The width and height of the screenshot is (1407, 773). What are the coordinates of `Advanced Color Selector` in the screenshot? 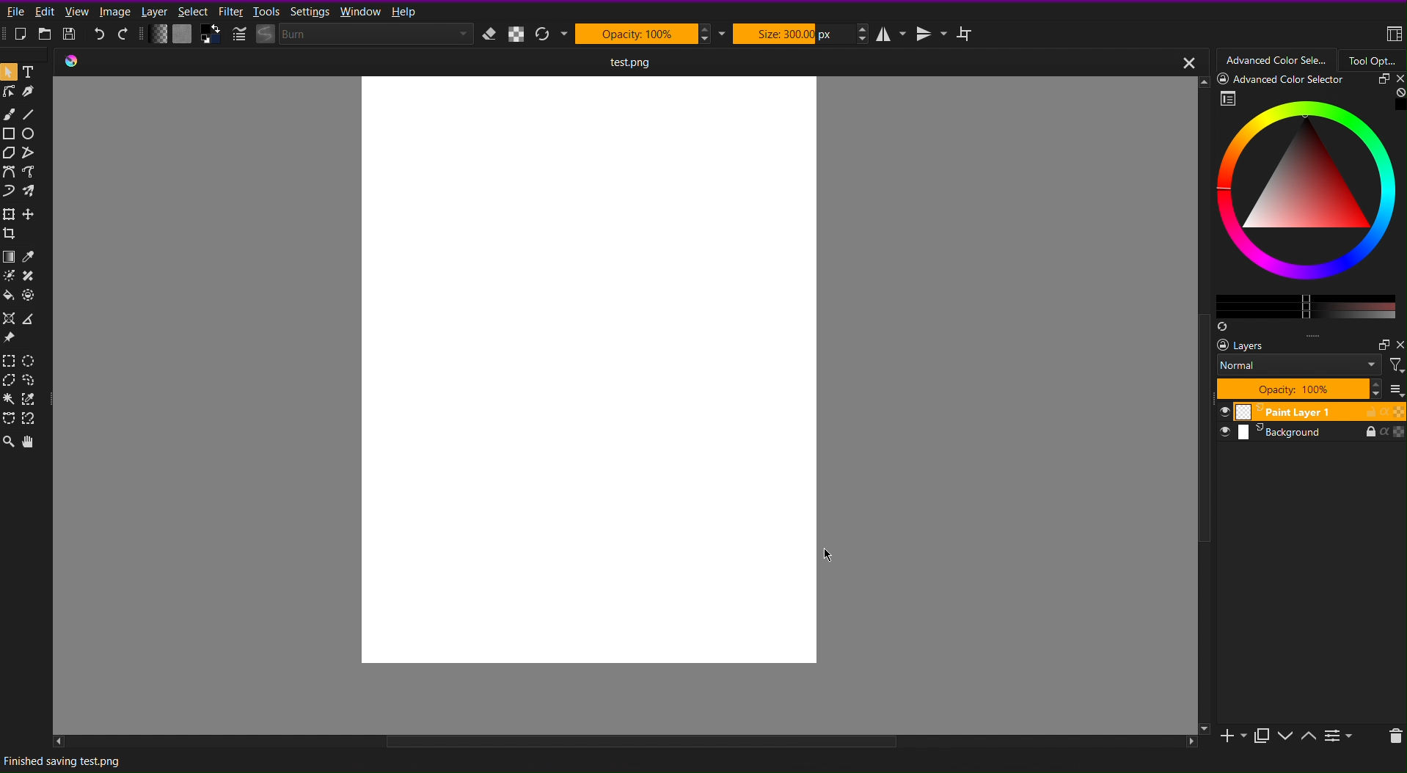 It's located at (1304, 204).